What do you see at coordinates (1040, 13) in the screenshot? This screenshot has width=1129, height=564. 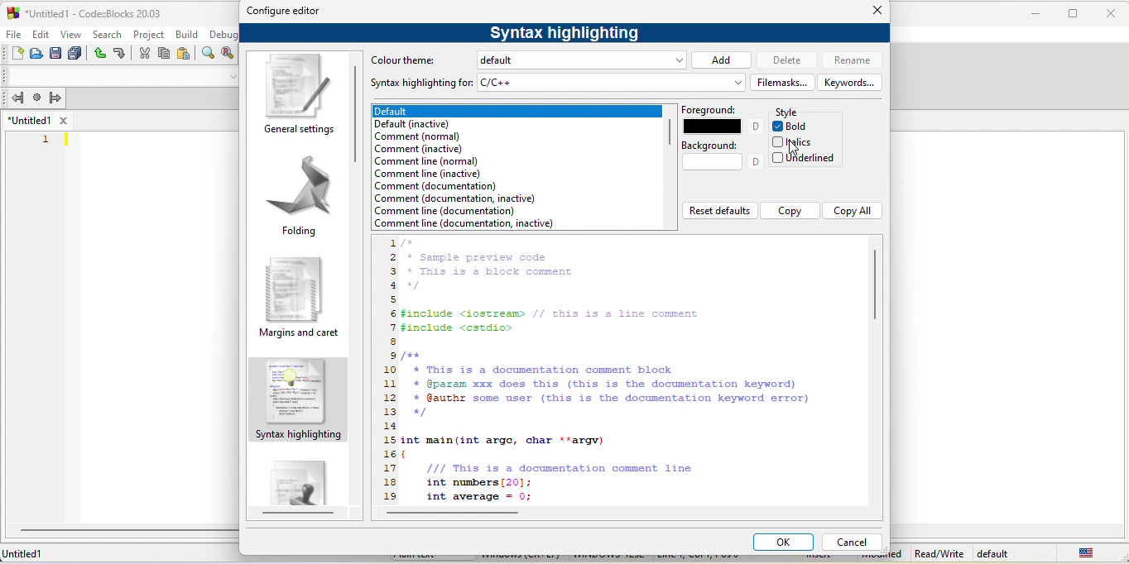 I see `minimize` at bounding box center [1040, 13].